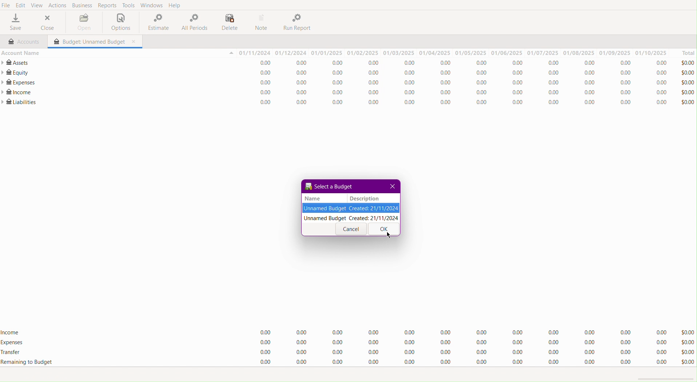  I want to click on Total Values, so click(688, 81).